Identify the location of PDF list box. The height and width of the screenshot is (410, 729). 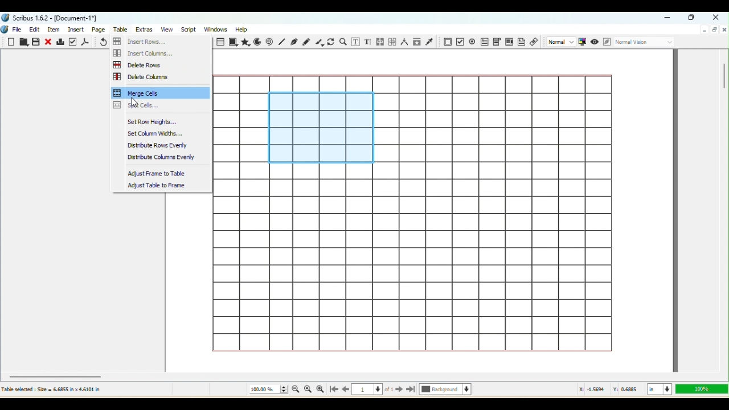
(509, 42).